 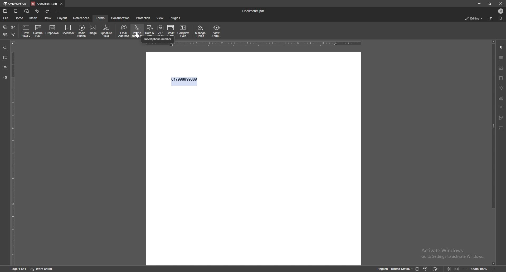 What do you see at coordinates (5, 68) in the screenshot?
I see `heading` at bounding box center [5, 68].